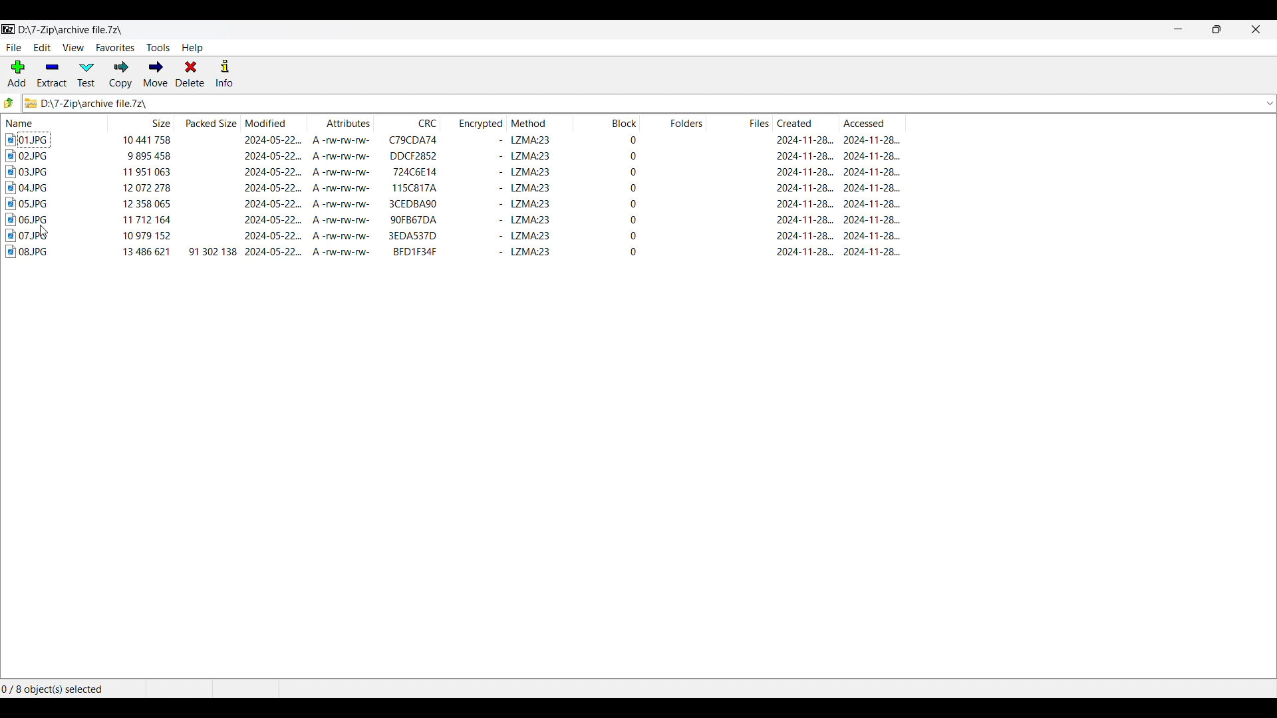 The width and height of the screenshot is (1277, 718). Describe the element at coordinates (341, 122) in the screenshot. I see `Attributes column` at that location.